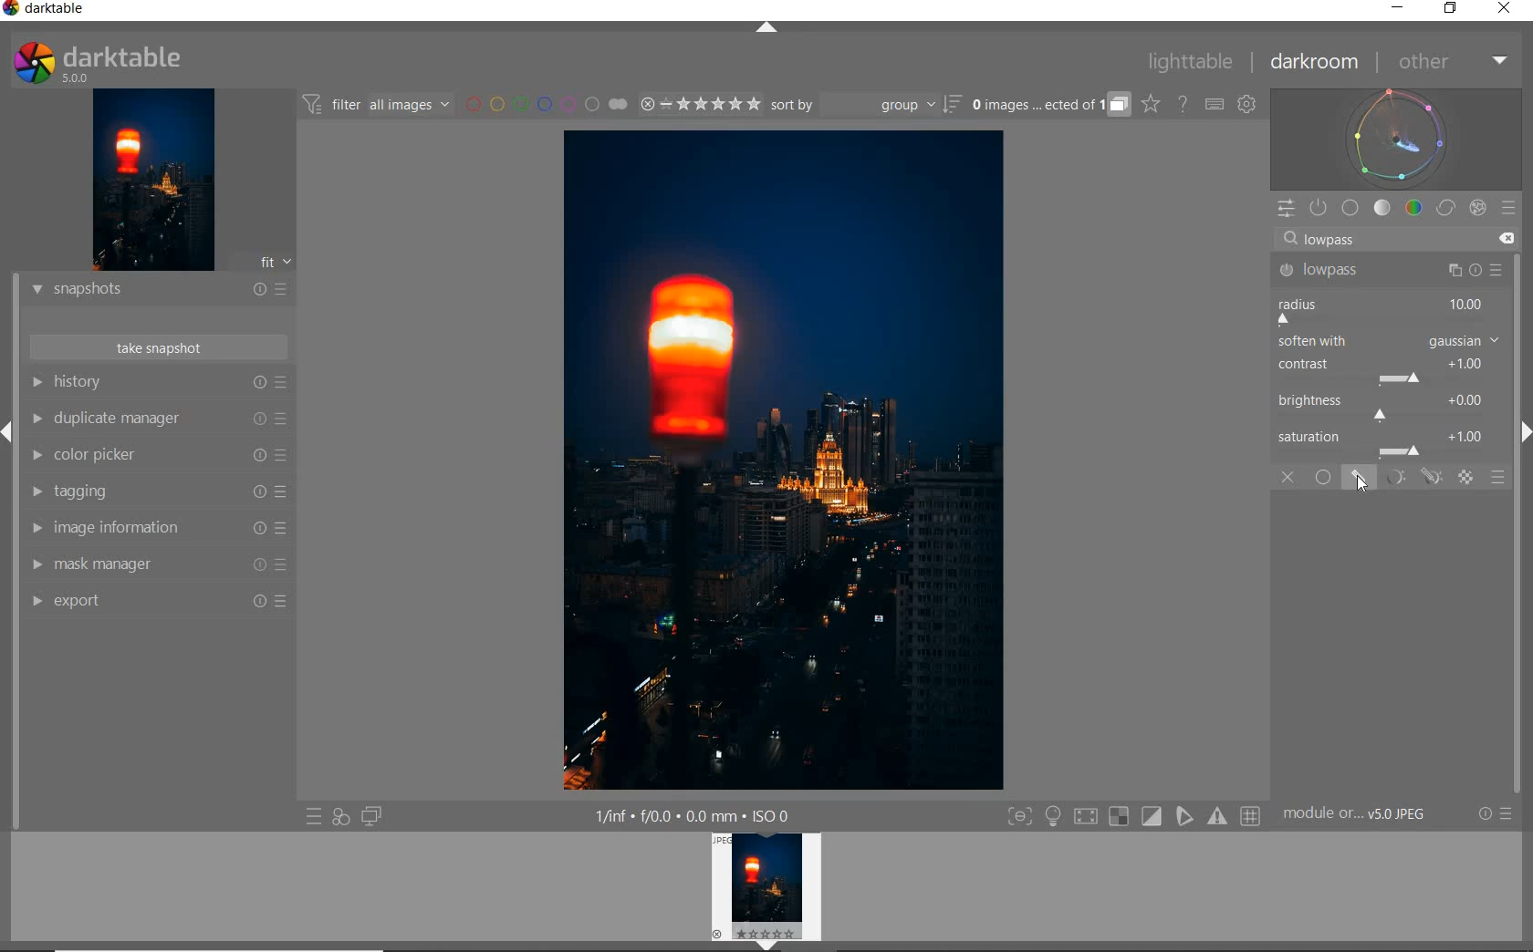 This screenshot has height=952, width=1533. I want to click on TOGGLE MODES, so click(1134, 816).